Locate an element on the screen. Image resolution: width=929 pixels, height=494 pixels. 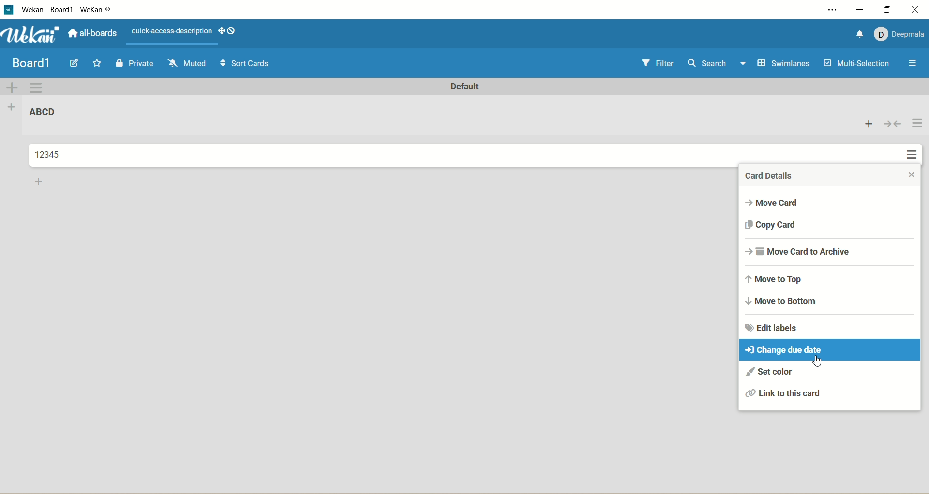
maximize is located at coordinates (889, 9).